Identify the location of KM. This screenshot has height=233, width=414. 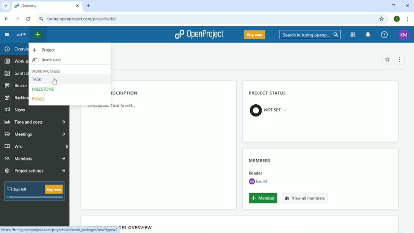
(405, 35).